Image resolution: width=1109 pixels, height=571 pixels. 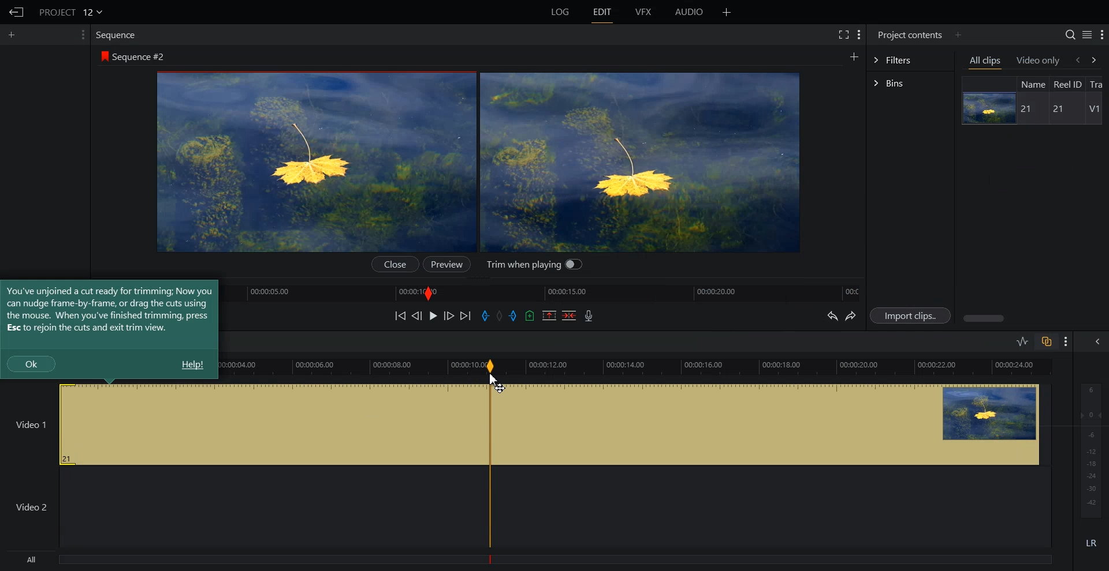 I want to click on Sequence #2, so click(x=141, y=55).